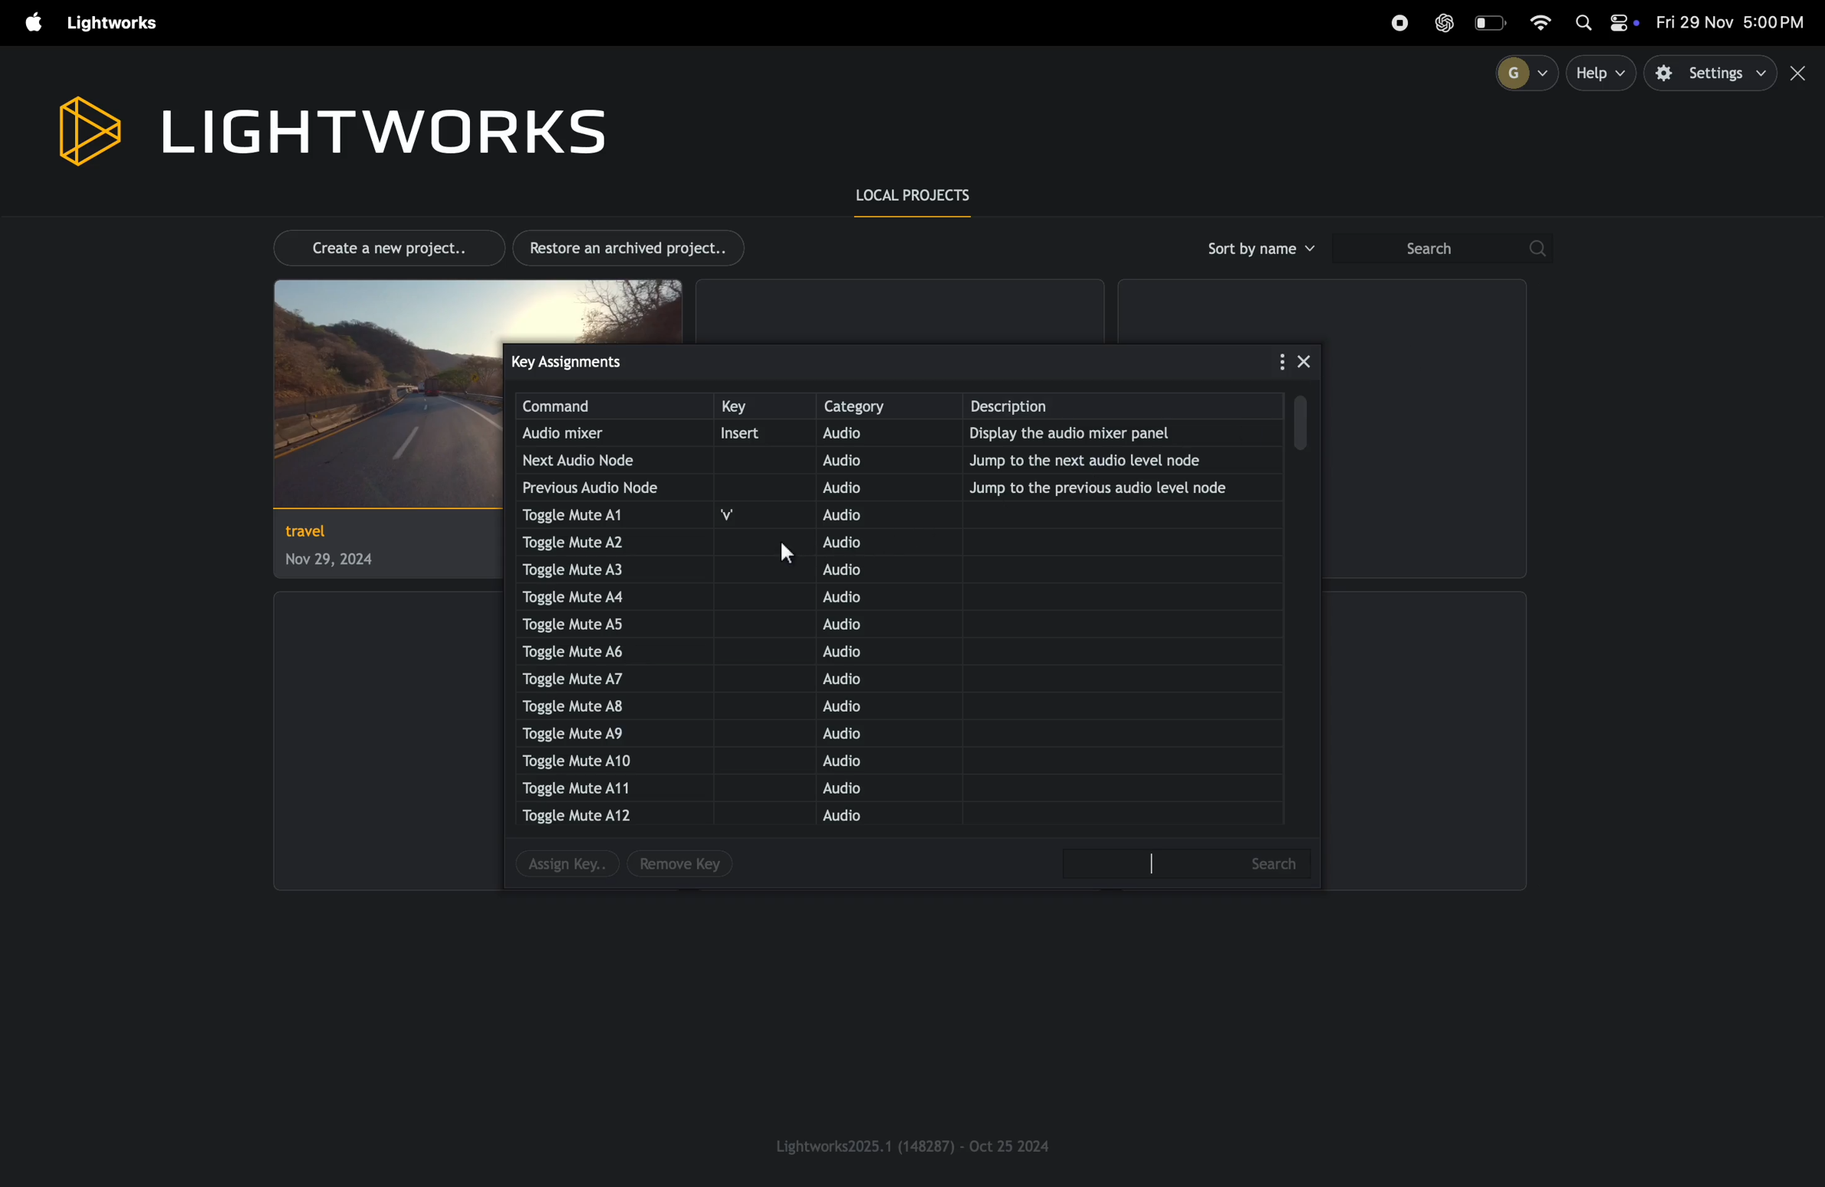 The image size is (1825, 1187). Describe the element at coordinates (867, 486) in the screenshot. I see `audio` at that location.